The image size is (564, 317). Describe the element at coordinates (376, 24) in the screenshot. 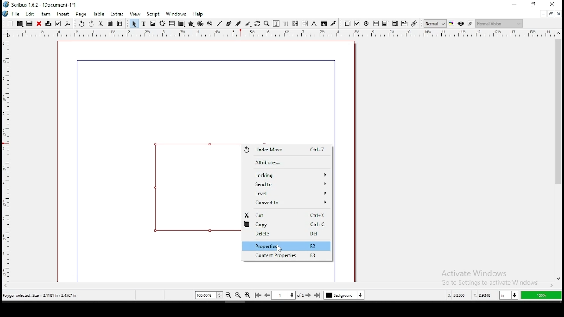

I see `pdf text field` at that location.